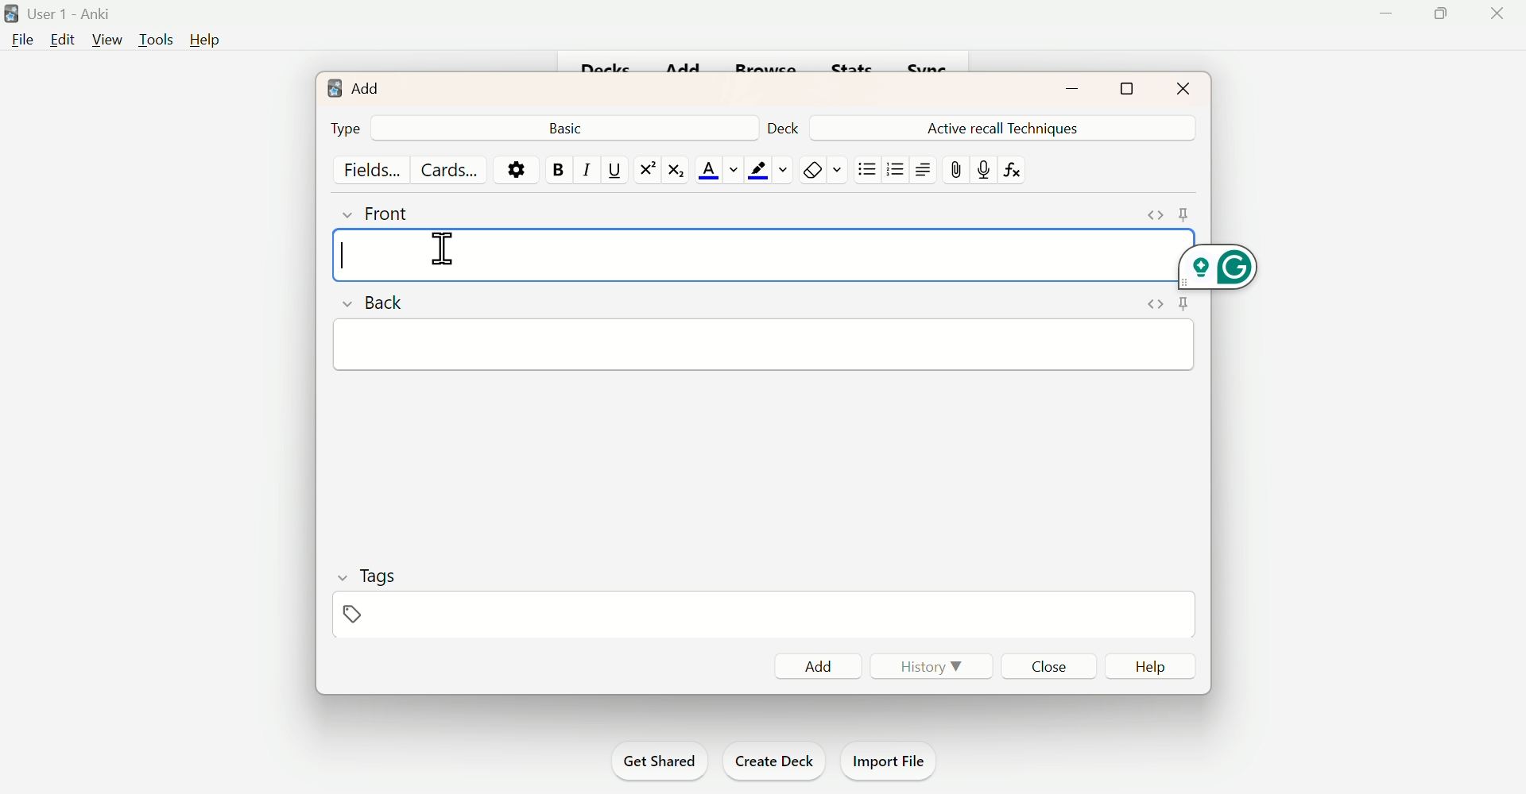  I want to click on Help, so click(1155, 668).